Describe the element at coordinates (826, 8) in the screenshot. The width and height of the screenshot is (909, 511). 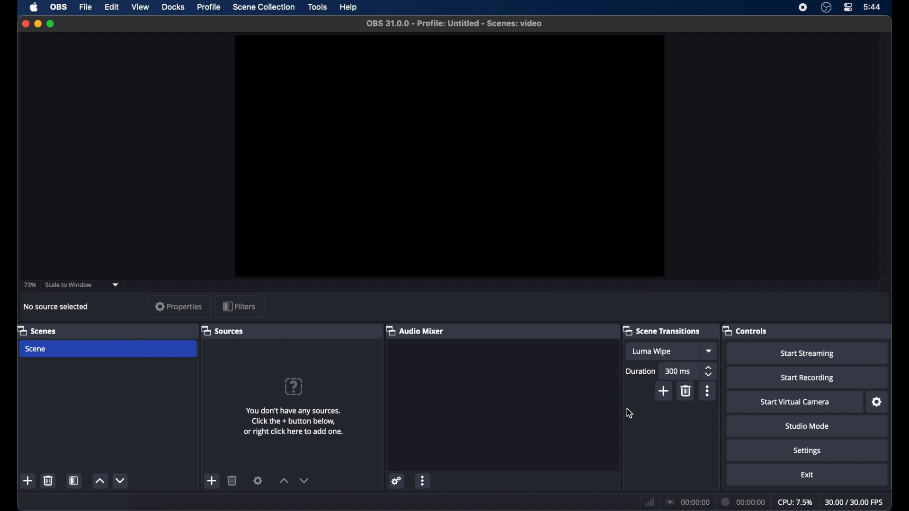
I see `obs studio` at that location.